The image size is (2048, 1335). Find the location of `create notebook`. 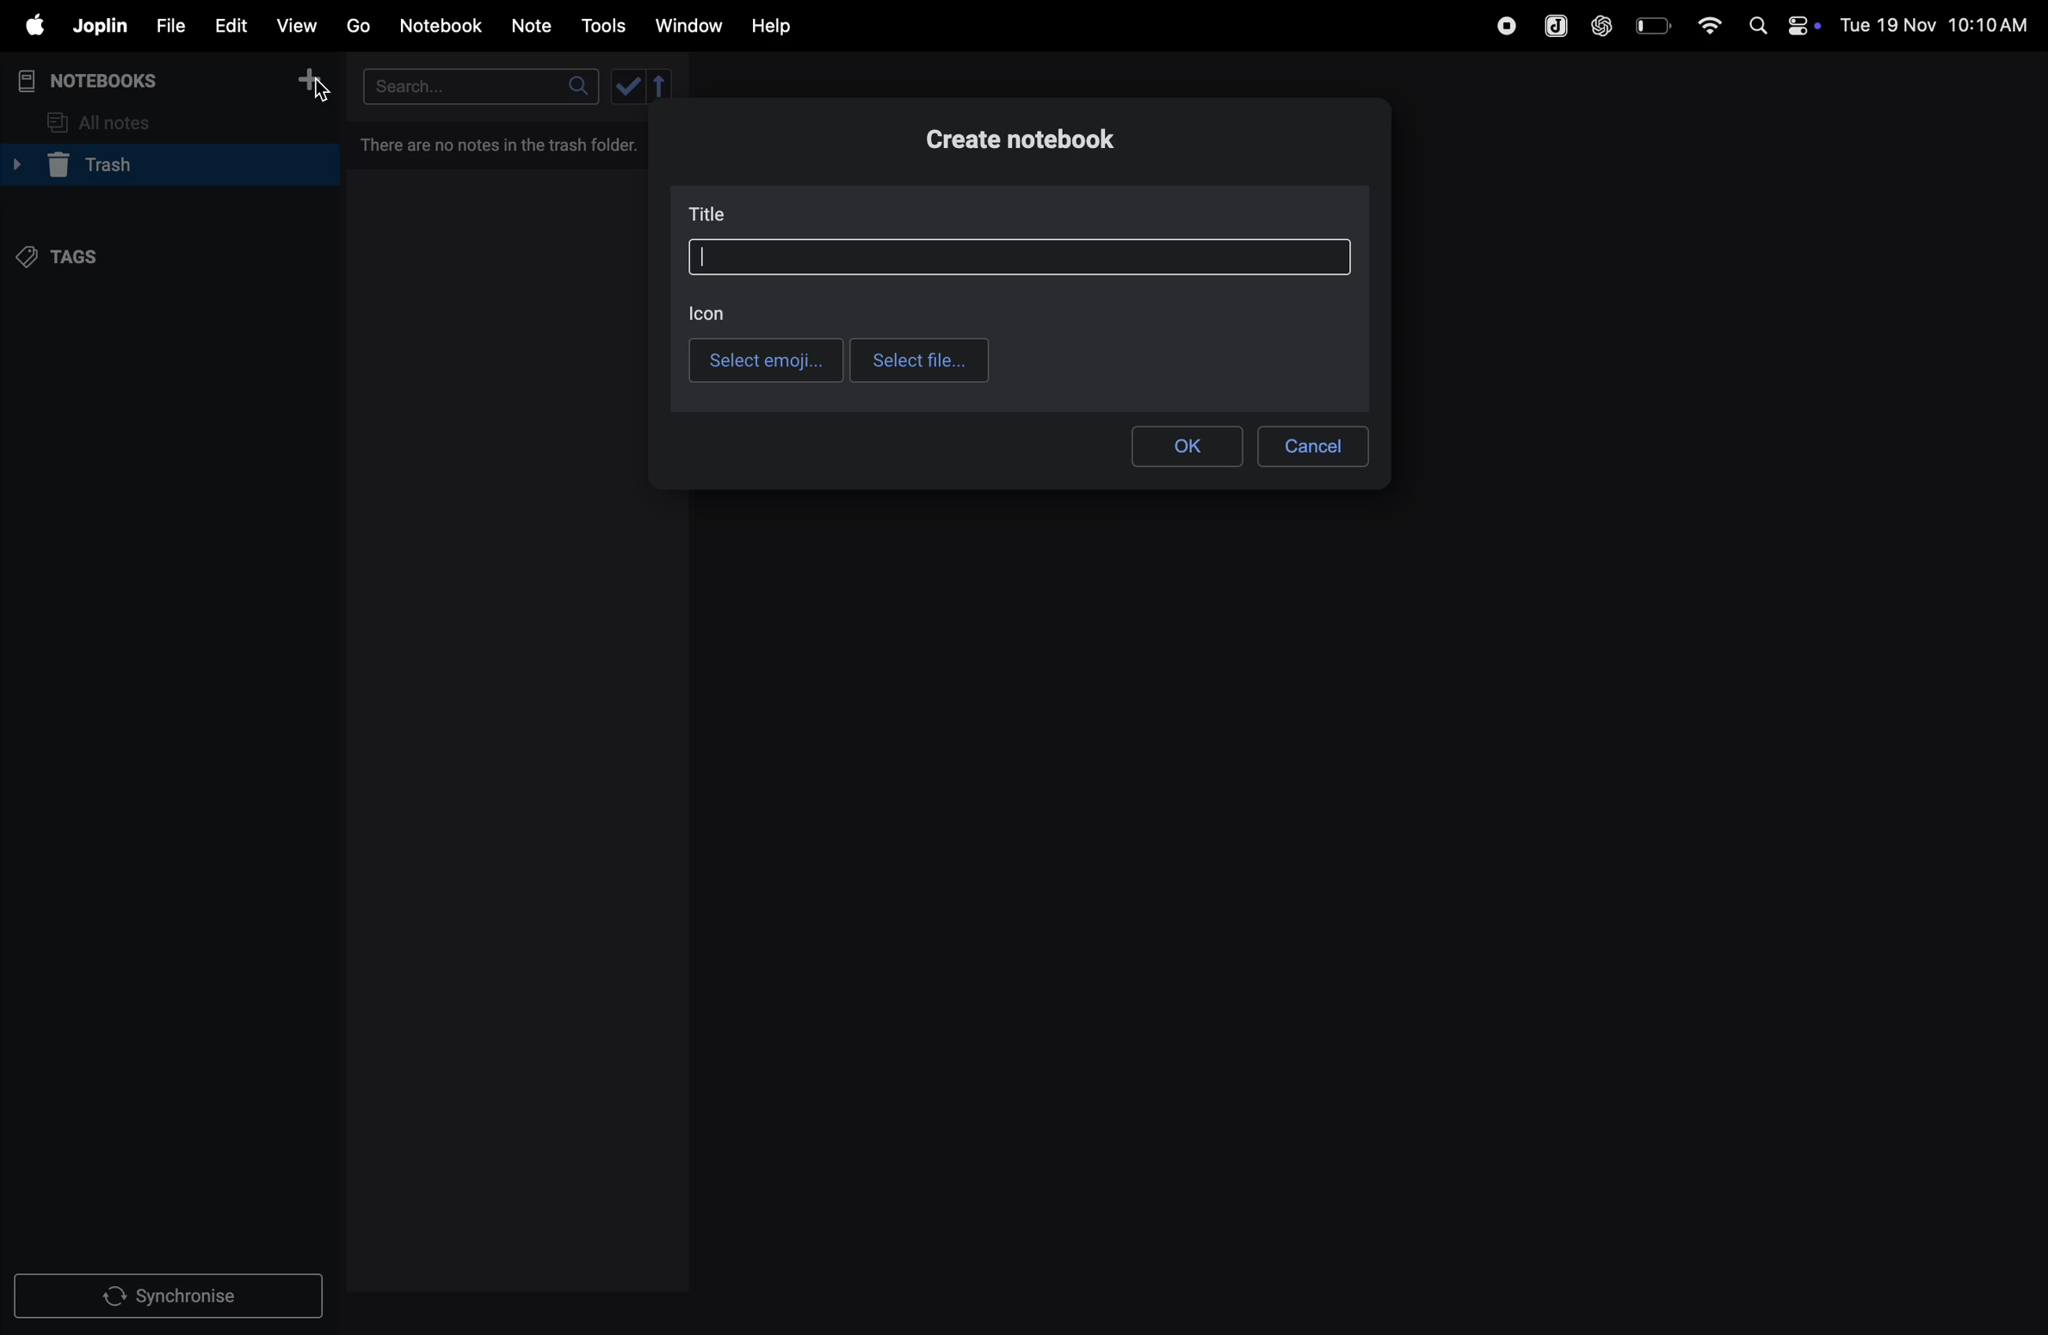

create notebook is located at coordinates (1036, 144).